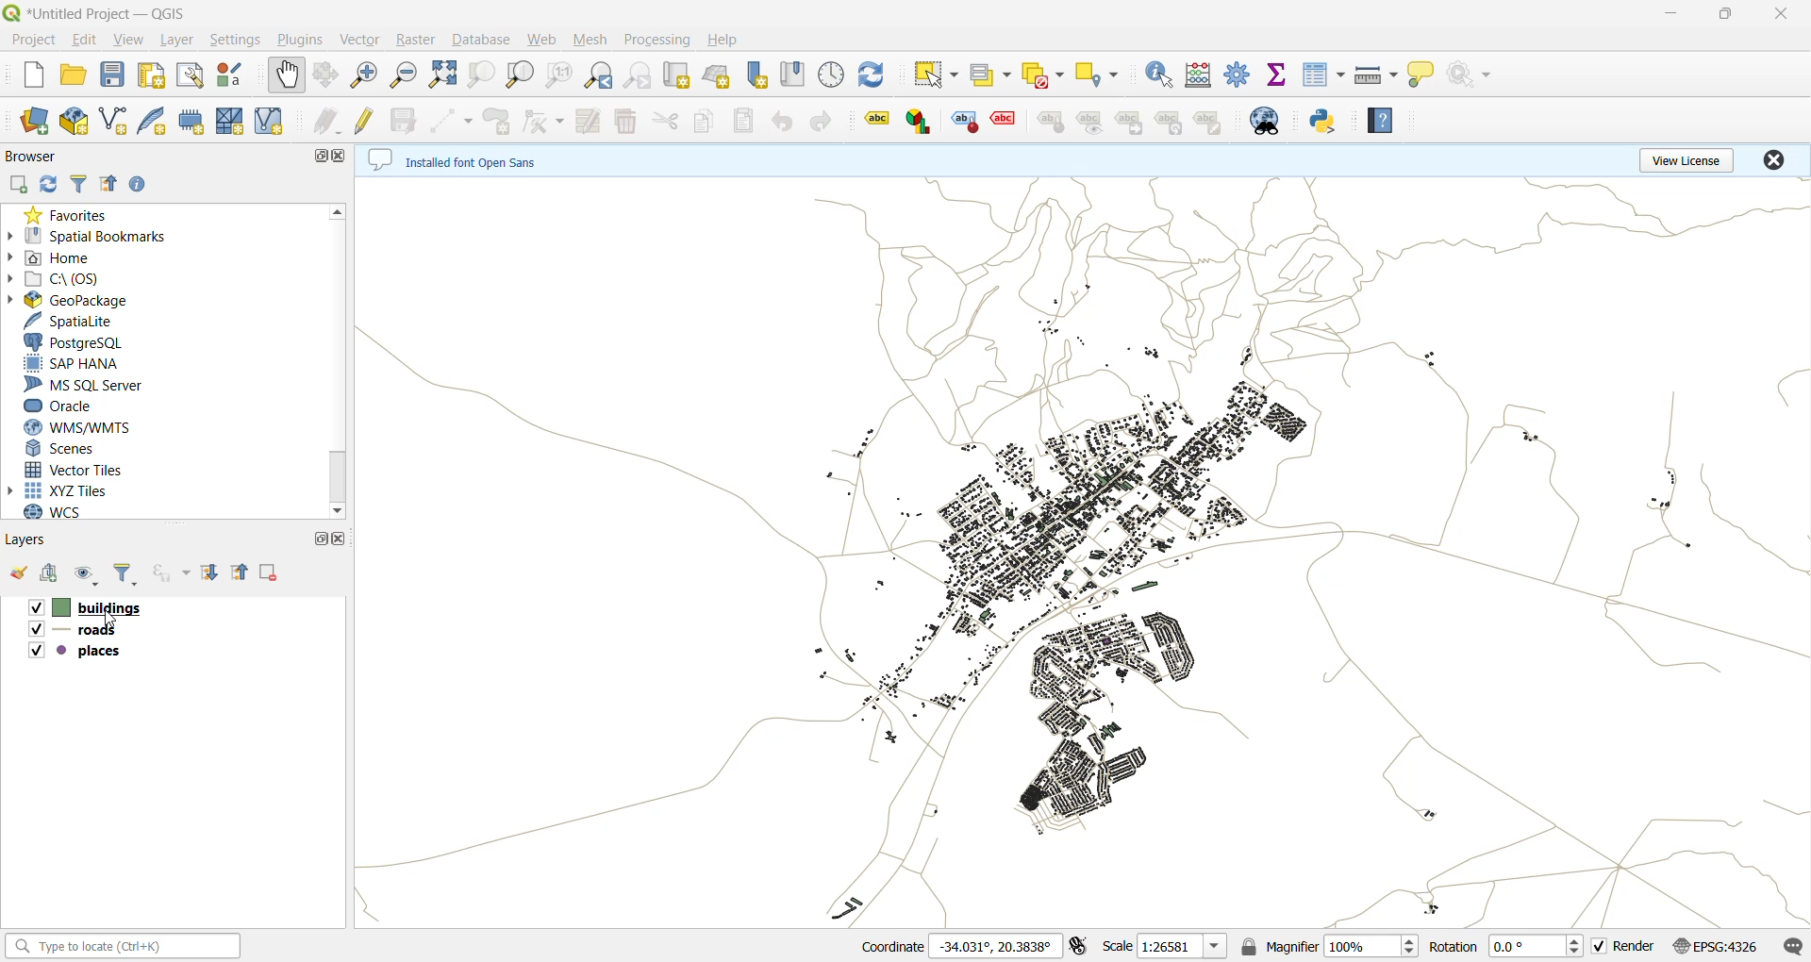 This screenshot has height=962, width=1811. I want to click on postgresql, so click(83, 342).